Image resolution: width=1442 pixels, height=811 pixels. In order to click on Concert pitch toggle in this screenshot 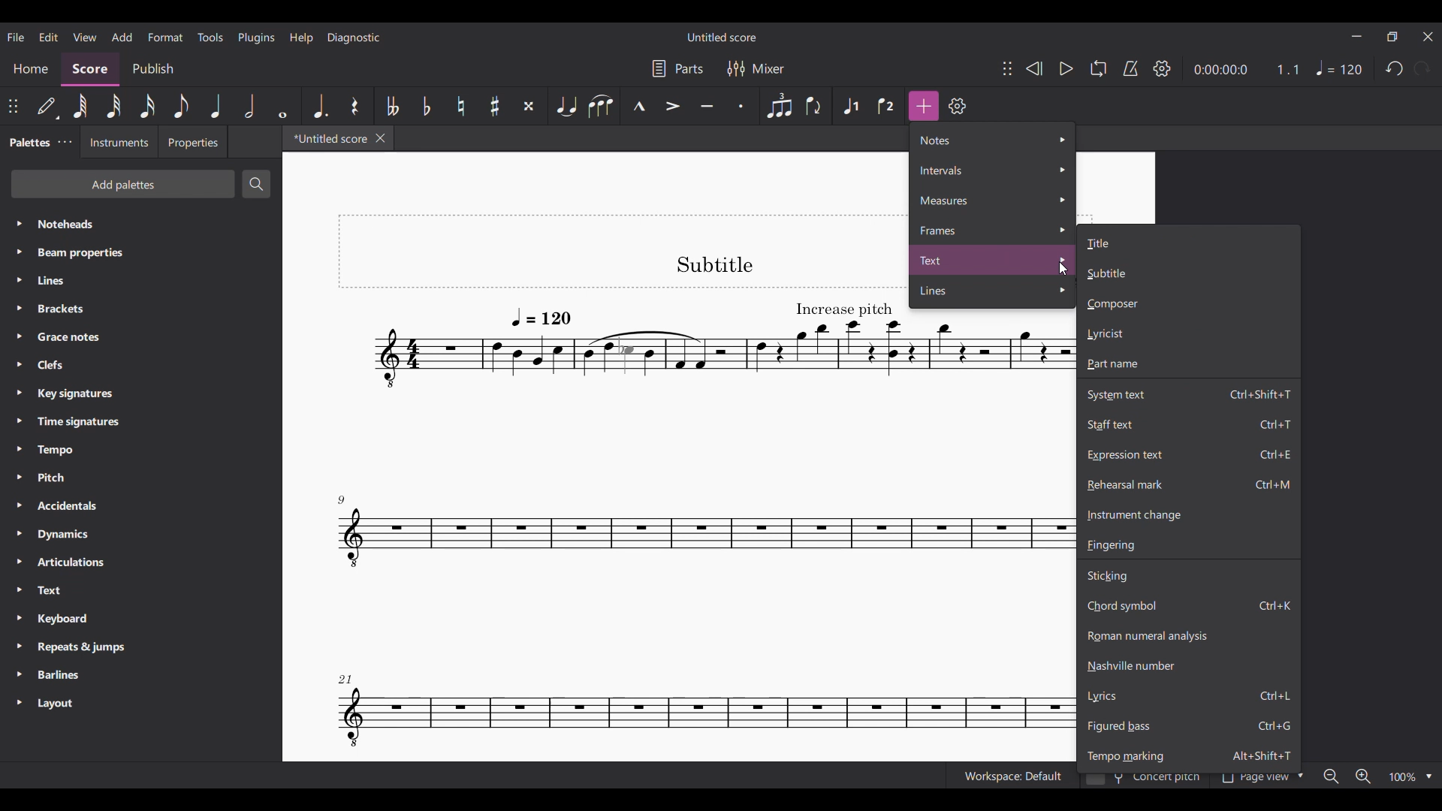, I will do `click(1144, 781)`.